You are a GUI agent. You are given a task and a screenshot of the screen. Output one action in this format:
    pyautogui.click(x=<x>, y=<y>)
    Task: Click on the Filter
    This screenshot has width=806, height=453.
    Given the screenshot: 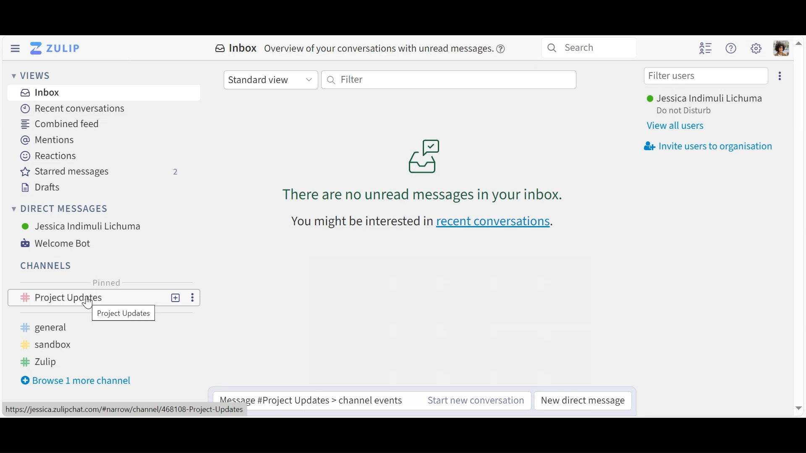 What is the action you would take?
    pyautogui.click(x=449, y=79)
    